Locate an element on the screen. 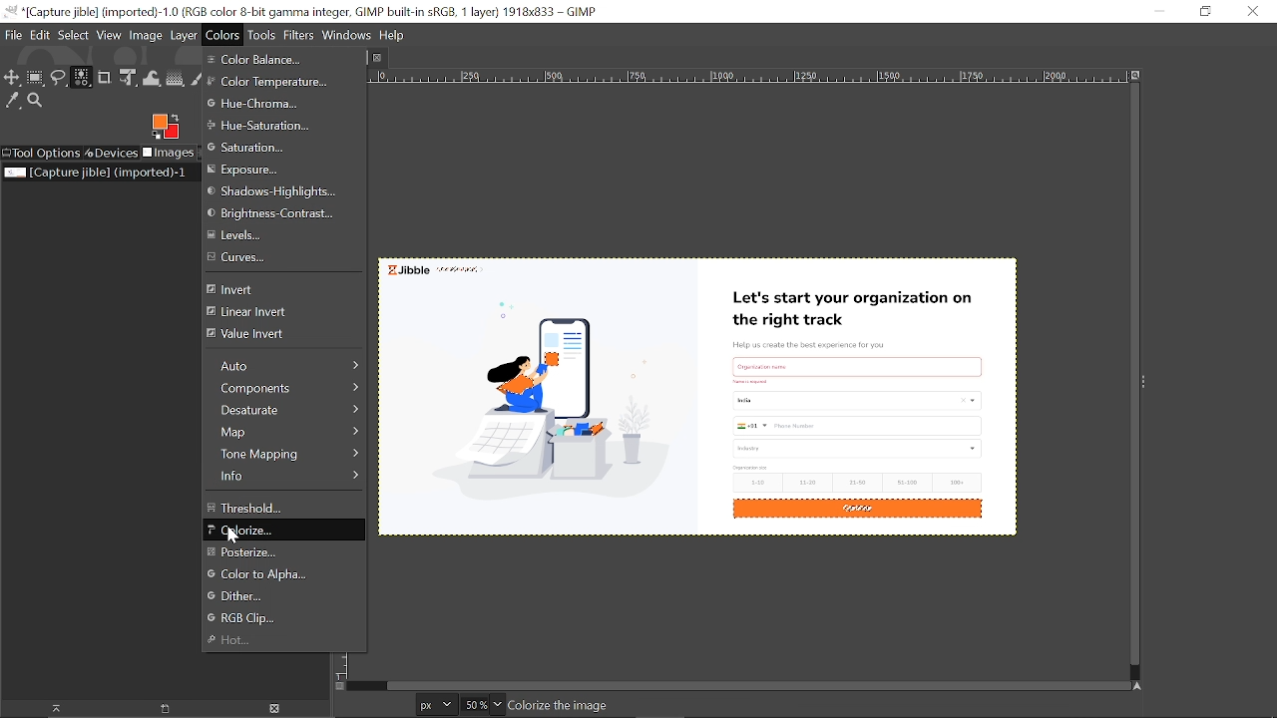  eraser  tool is located at coordinates (199, 79).